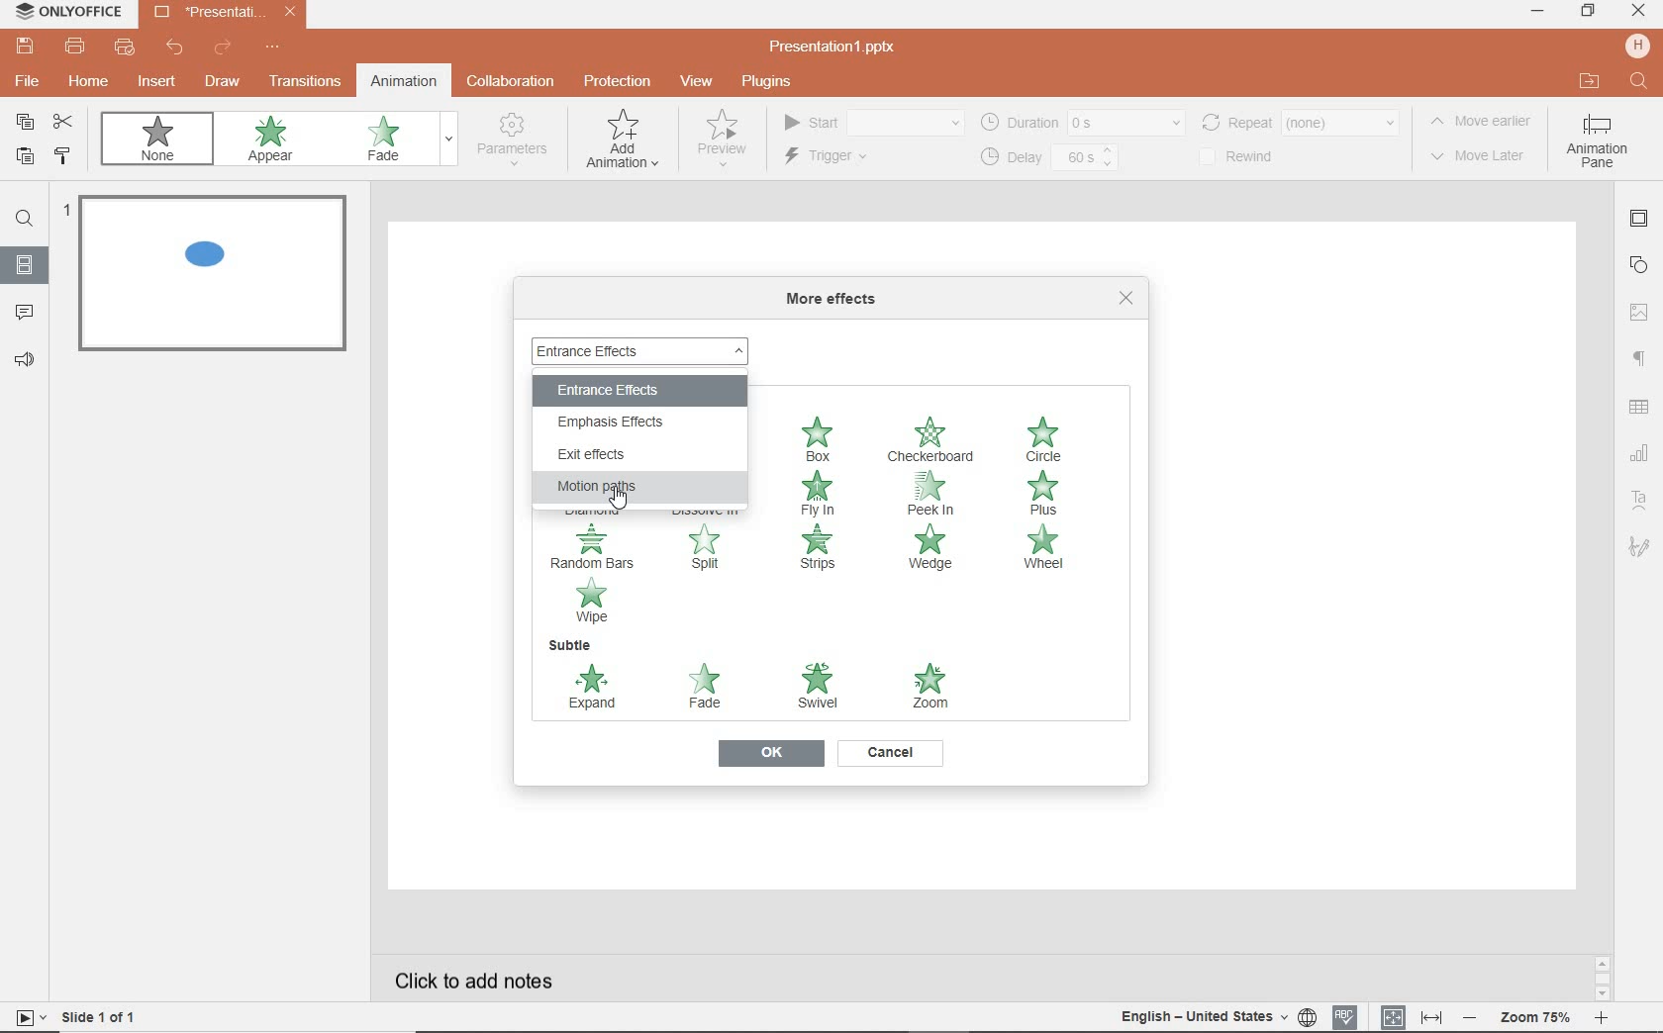 The image size is (1663, 1033). I want to click on file name, so click(226, 14).